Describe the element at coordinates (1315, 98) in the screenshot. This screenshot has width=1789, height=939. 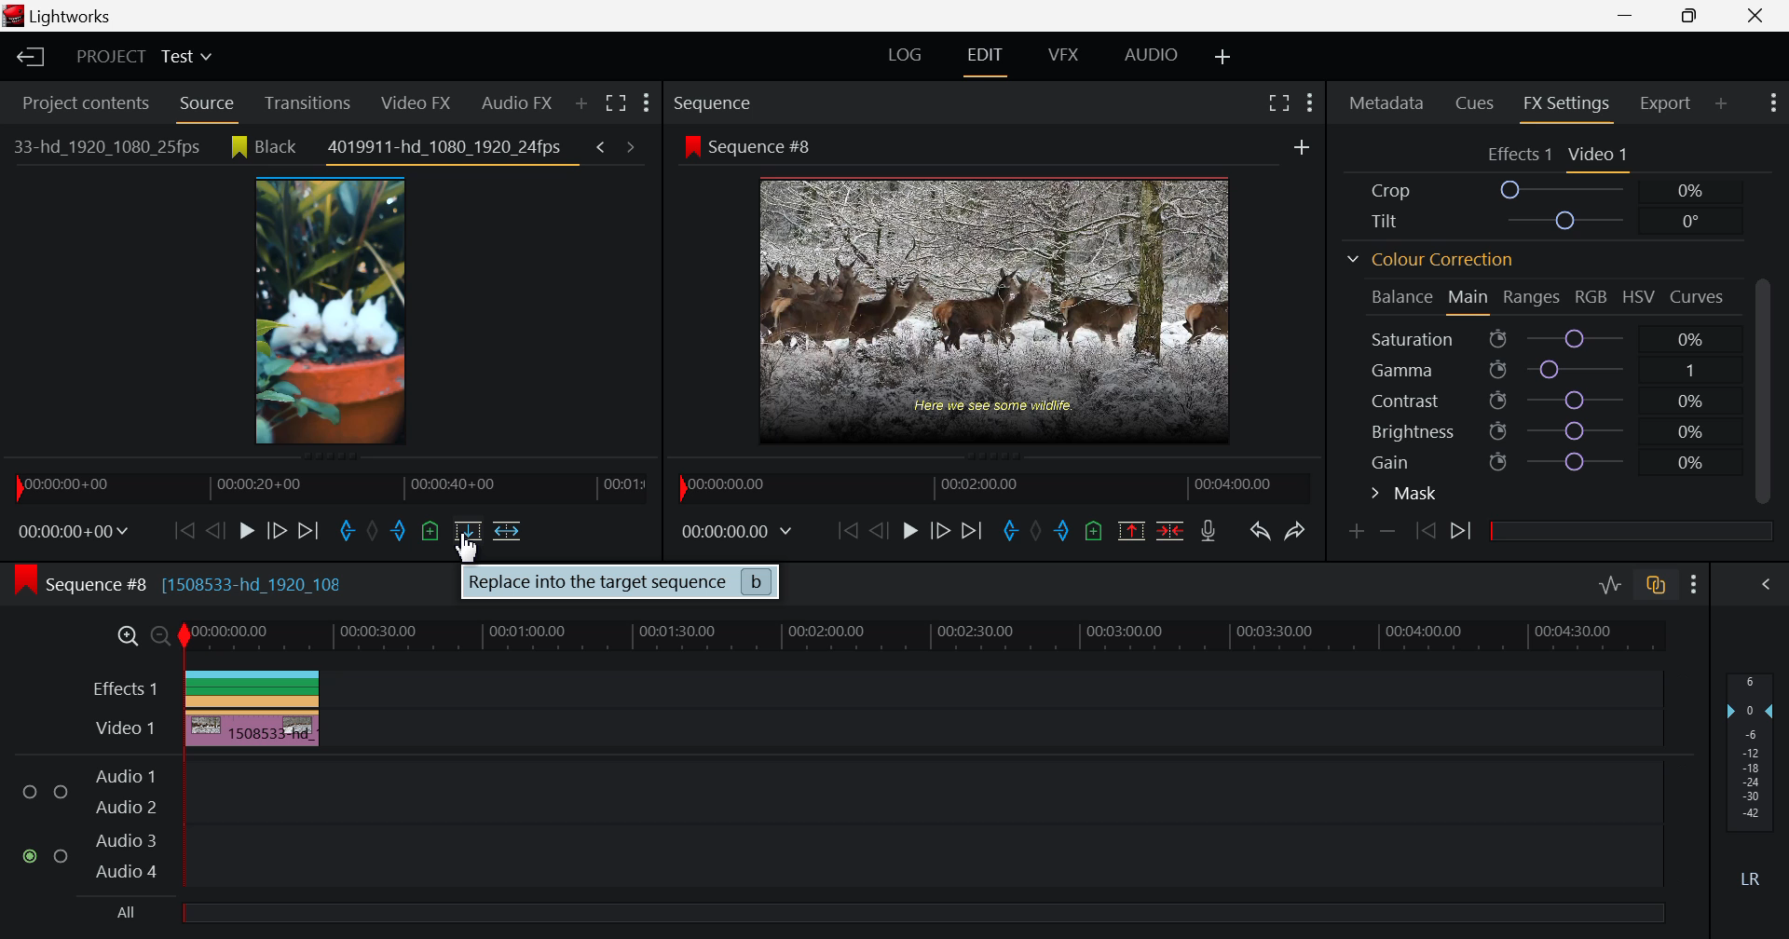
I see `Show Settings` at that location.